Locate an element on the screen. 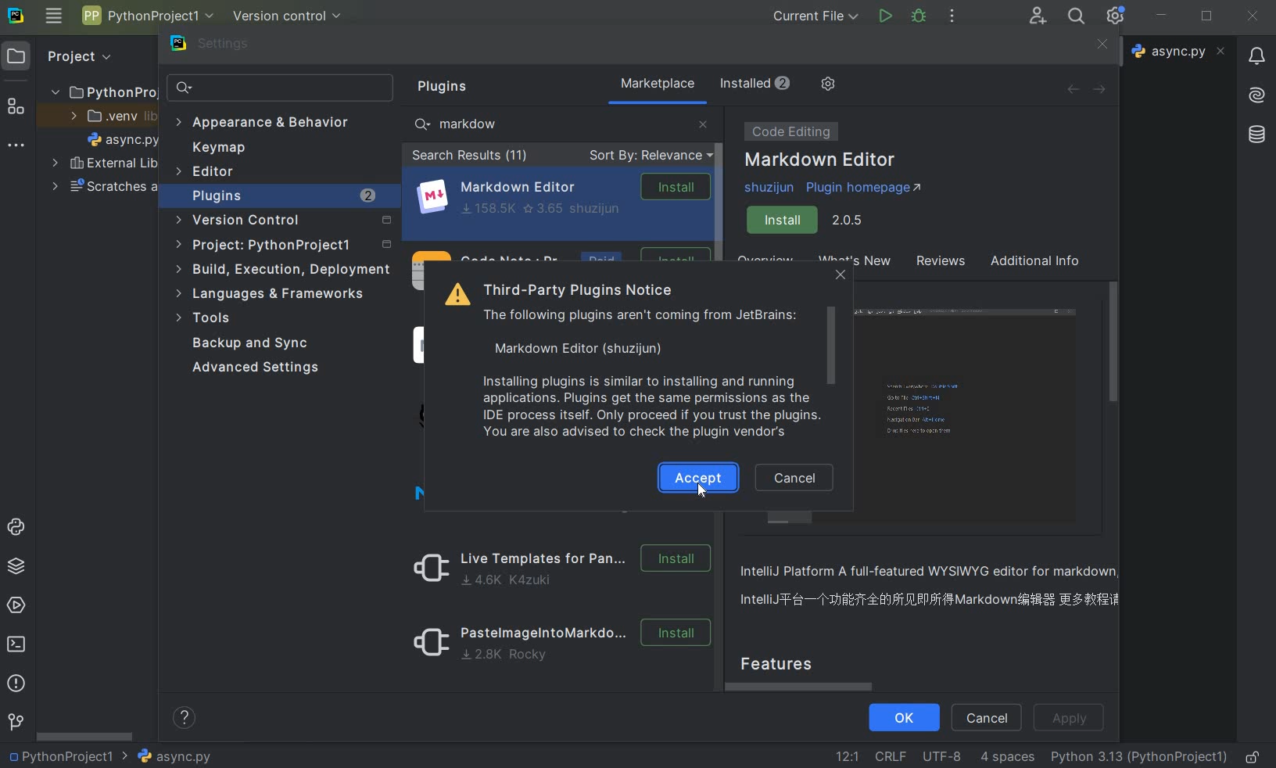  project is located at coordinates (67, 56).